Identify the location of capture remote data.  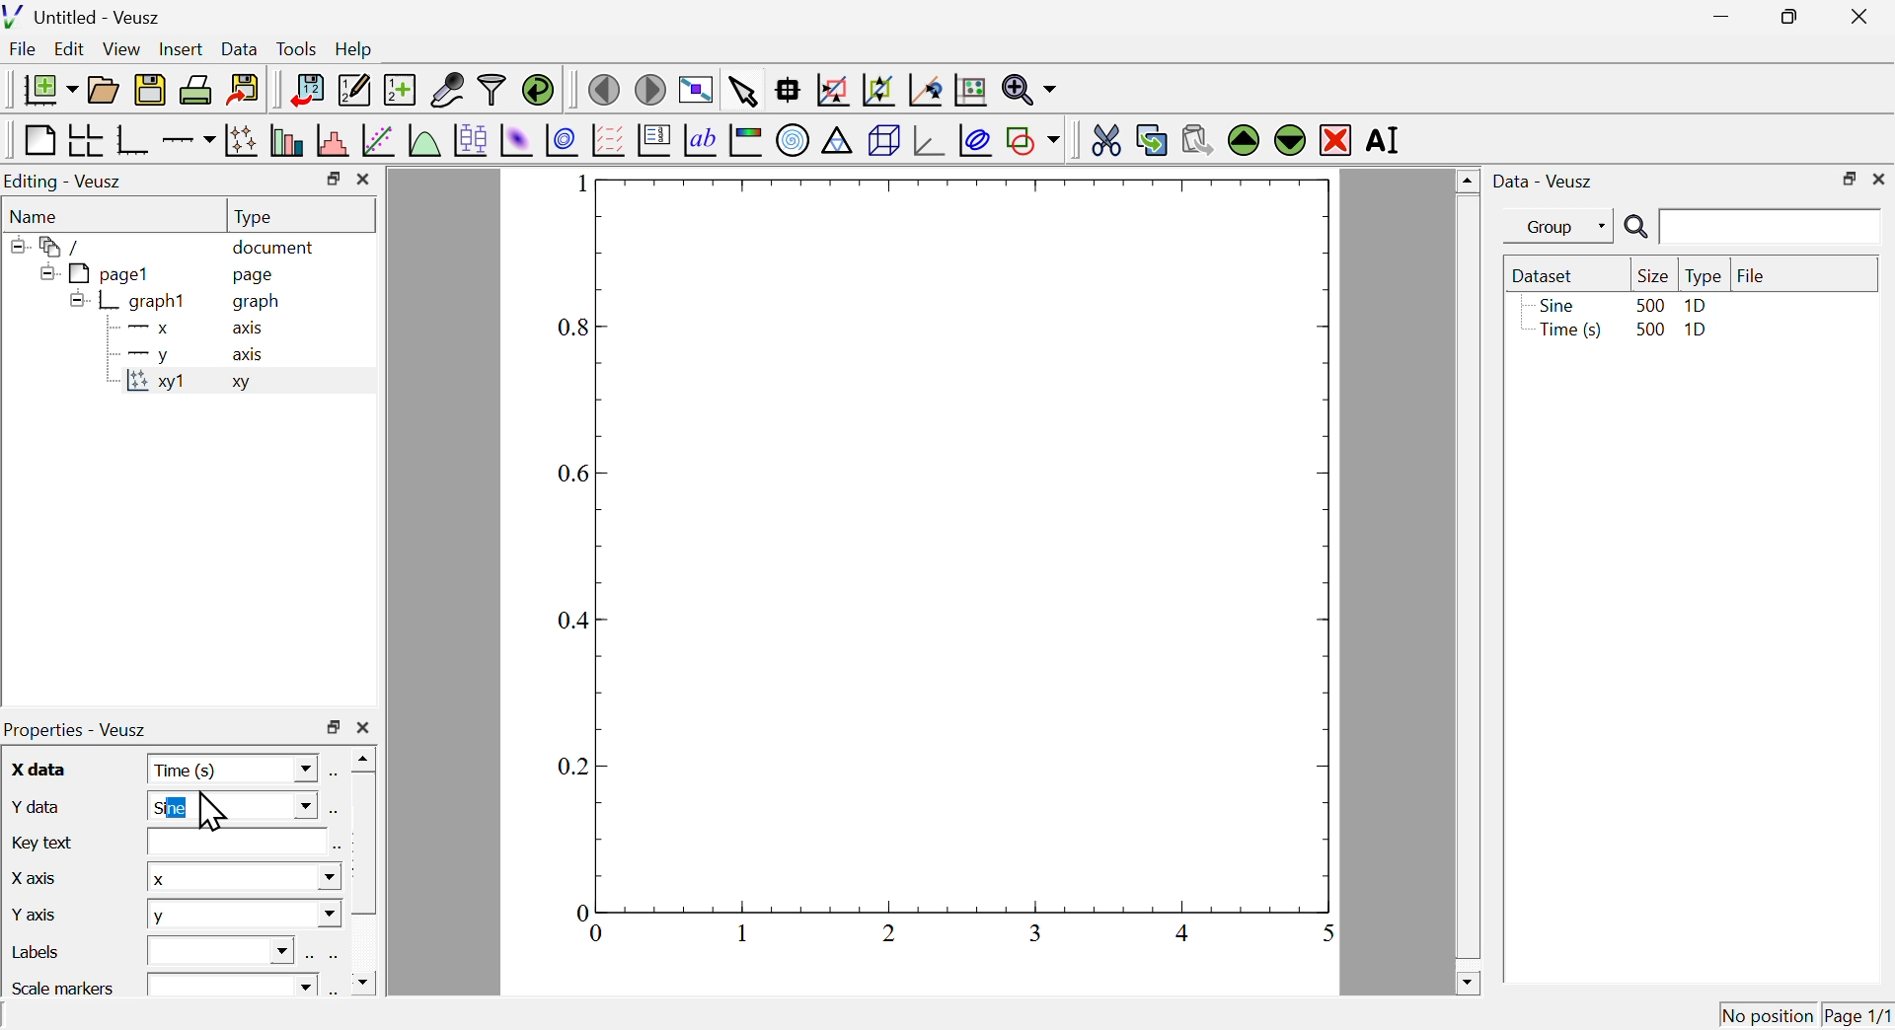
(446, 90).